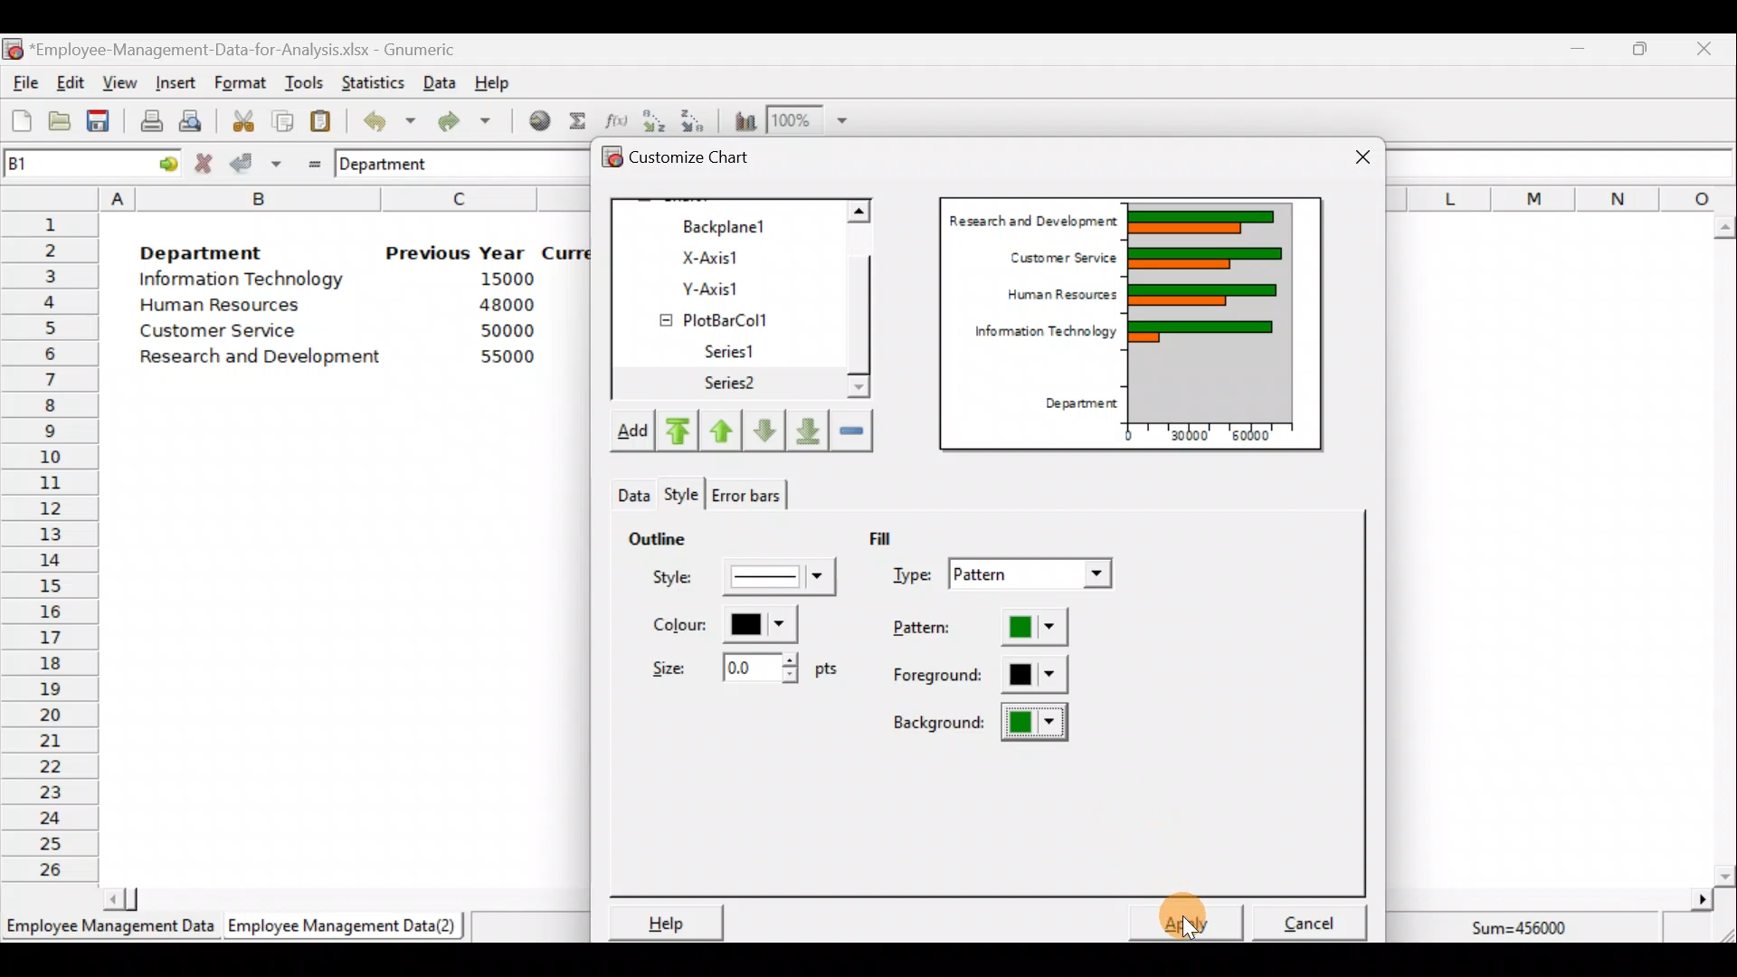  Describe the element at coordinates (440, 82) in the screenshot. I see `Data` at that location.